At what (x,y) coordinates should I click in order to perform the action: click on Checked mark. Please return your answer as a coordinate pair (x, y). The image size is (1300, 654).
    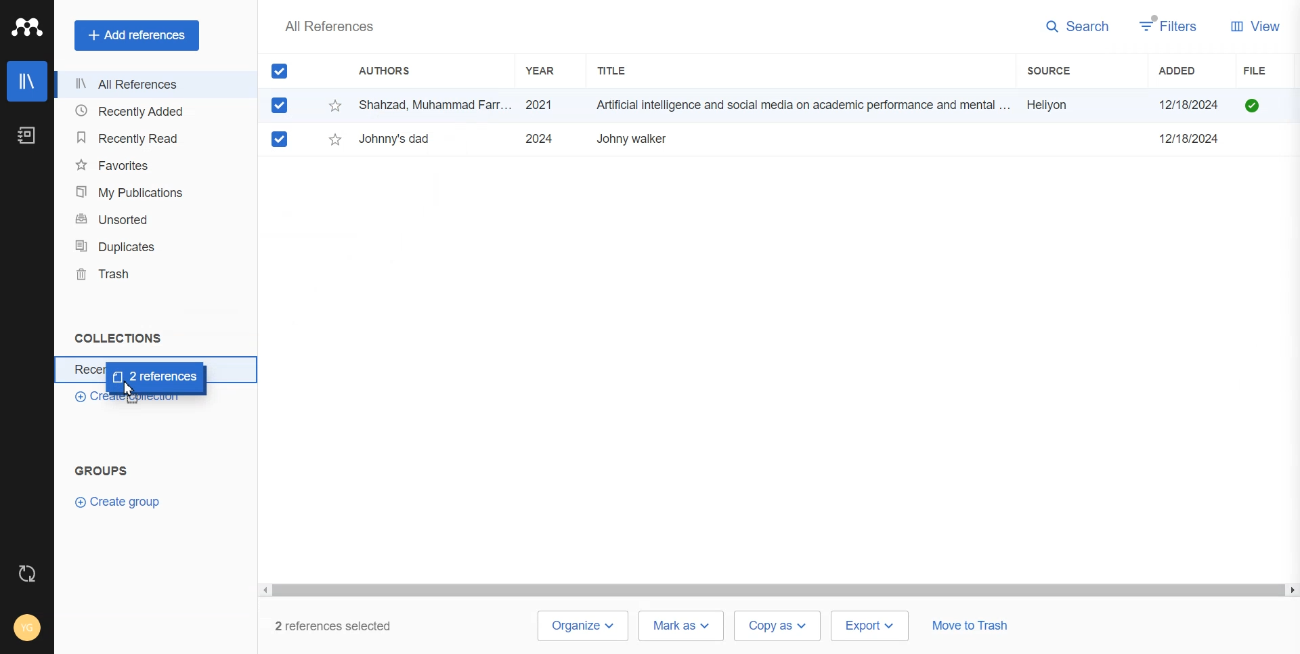
    Looking at the image, I should click on (280, 105).